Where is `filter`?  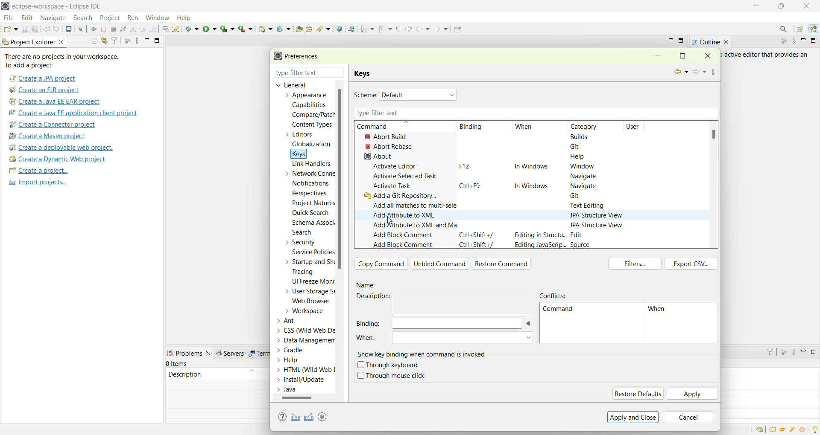
filter is located at coordinates (114, 40).